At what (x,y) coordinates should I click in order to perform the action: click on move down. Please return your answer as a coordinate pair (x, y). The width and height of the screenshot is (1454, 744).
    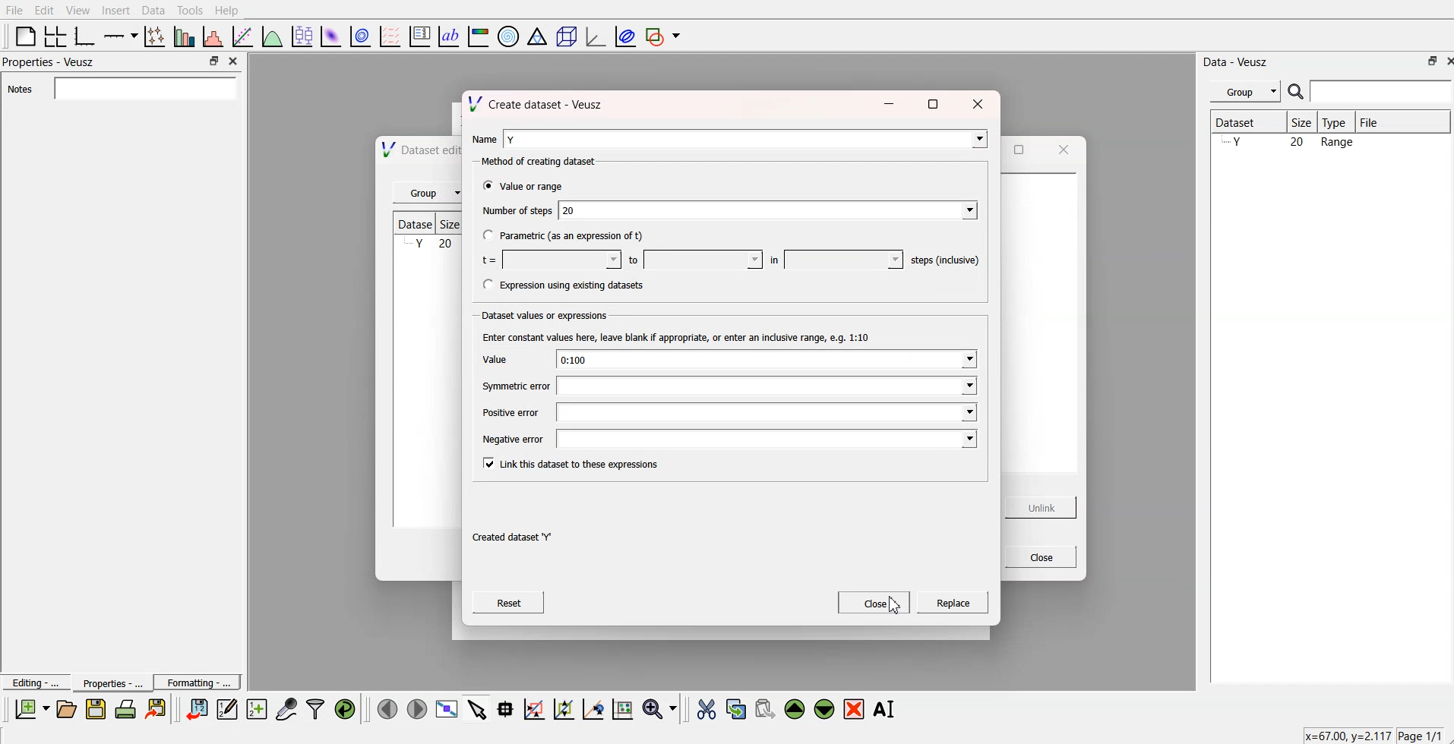
    Looking at the image, I should click on (825, 708).